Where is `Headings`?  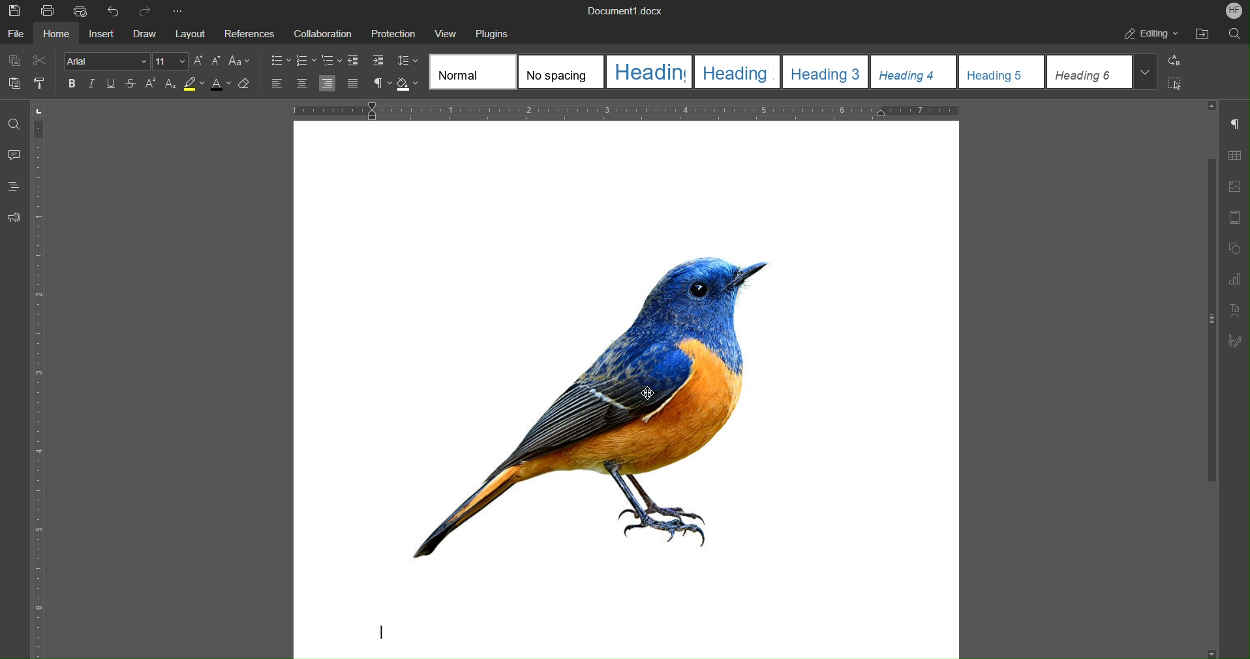 Headings is located at coordinates (14, 187).